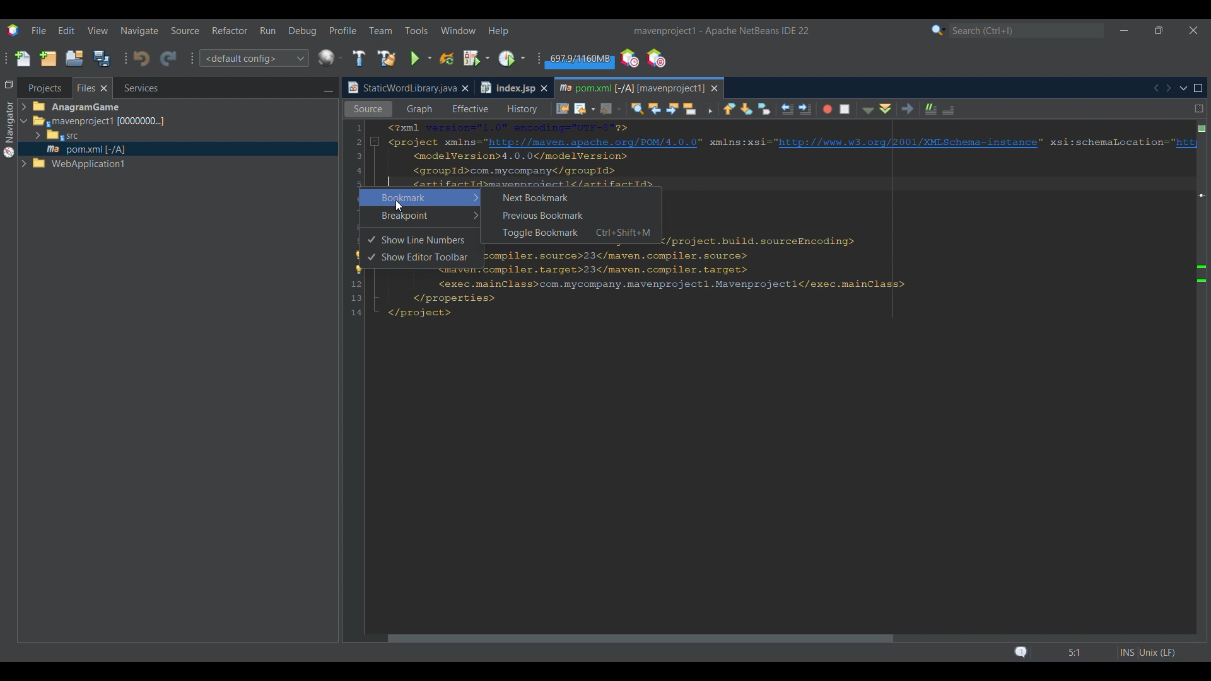 Image resolution: width=1211 pixels, height=681 pixels. Describe the element at coordinates (89, 137) in the screenshot. I see `Options under Files tab` at that location.